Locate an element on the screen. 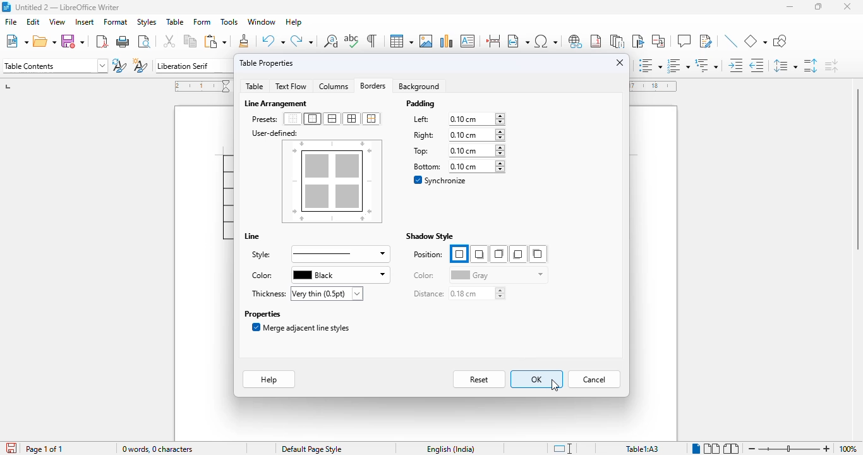 This screenshot has width=863, height=455. font name is located at coordinates (193, 66).